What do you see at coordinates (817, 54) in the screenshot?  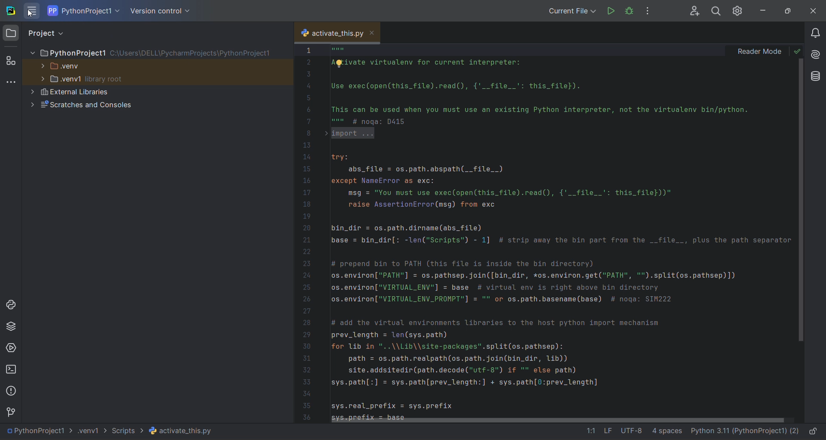 I see `ai tool` at bounding box center [817, 54].